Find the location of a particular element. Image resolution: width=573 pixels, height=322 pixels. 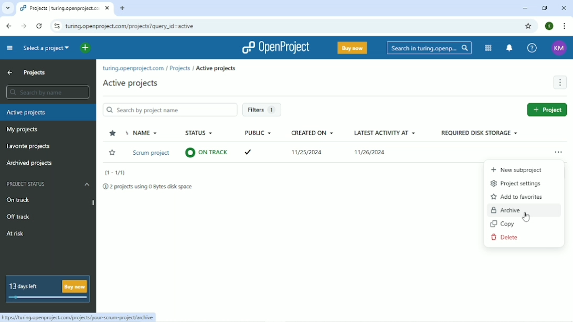

days left is located at coordinates (47, 298).